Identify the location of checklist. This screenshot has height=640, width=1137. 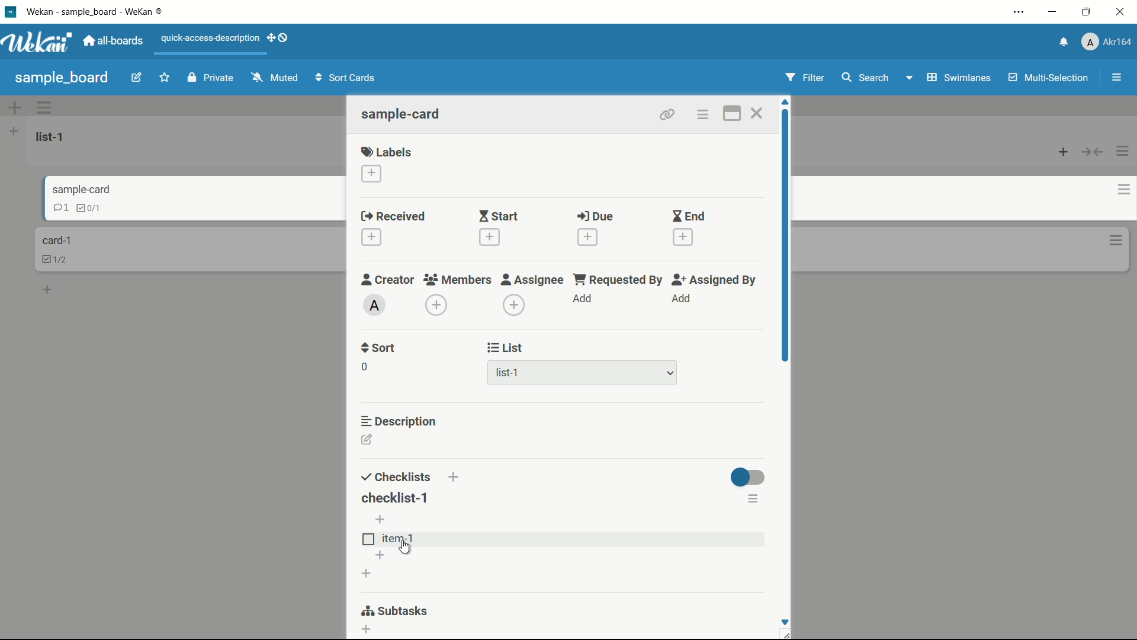
(58, 259).